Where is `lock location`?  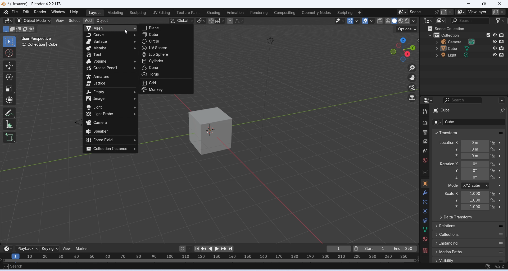
lock location is located at coordinates (493, 194).